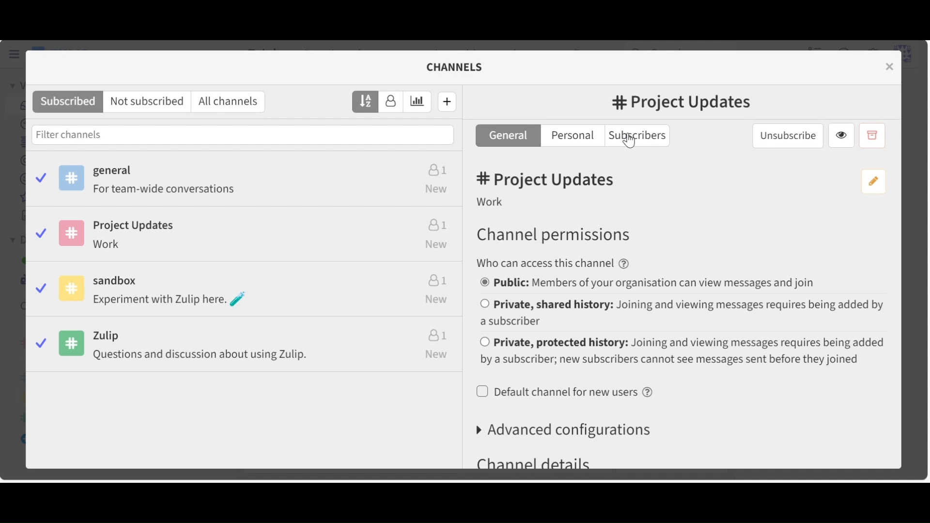 The image size is (930, 523). What do you see at coordinates (557, 264) in the screenshot?
I see `text` at bounding box center [557, 264].